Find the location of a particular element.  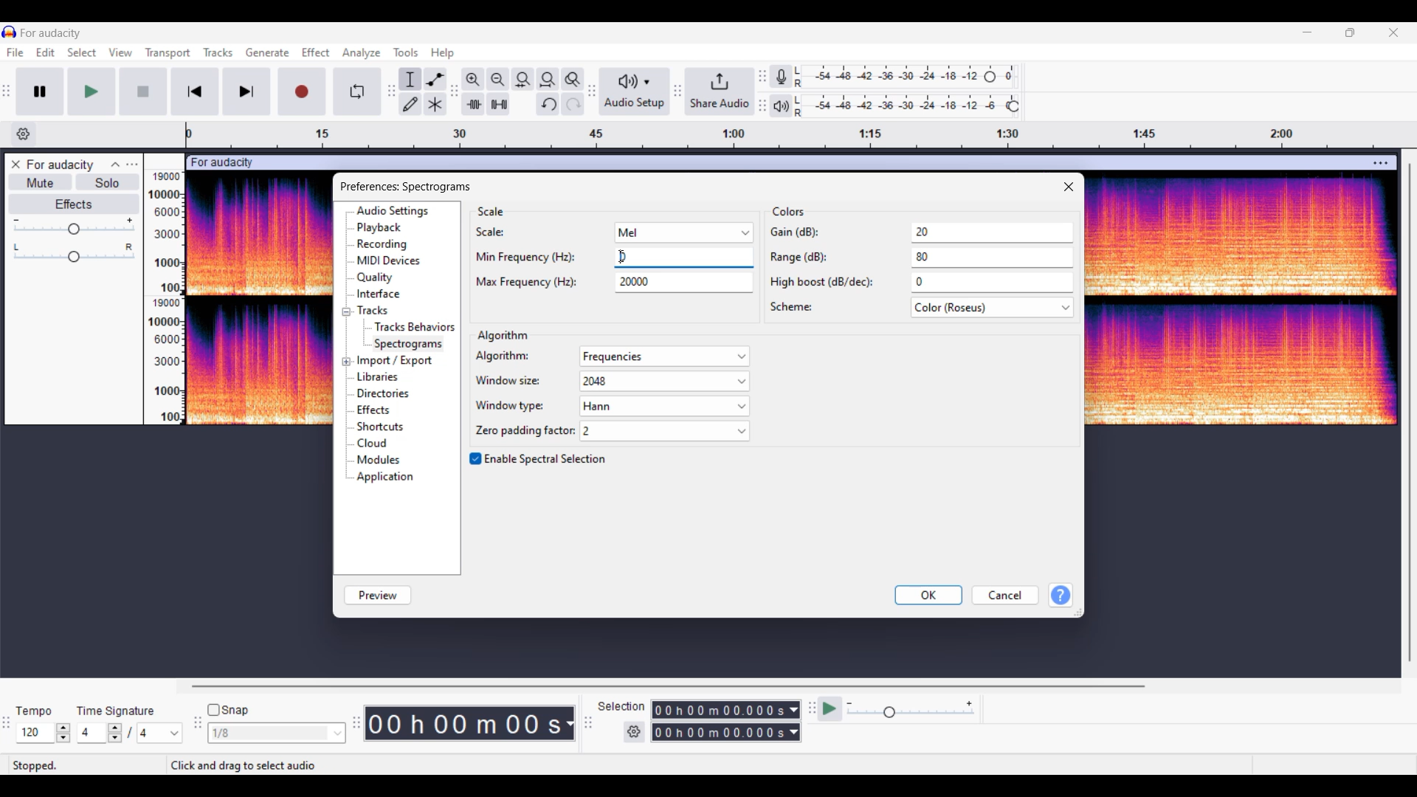

cloud is located at coordinates (378, 444).